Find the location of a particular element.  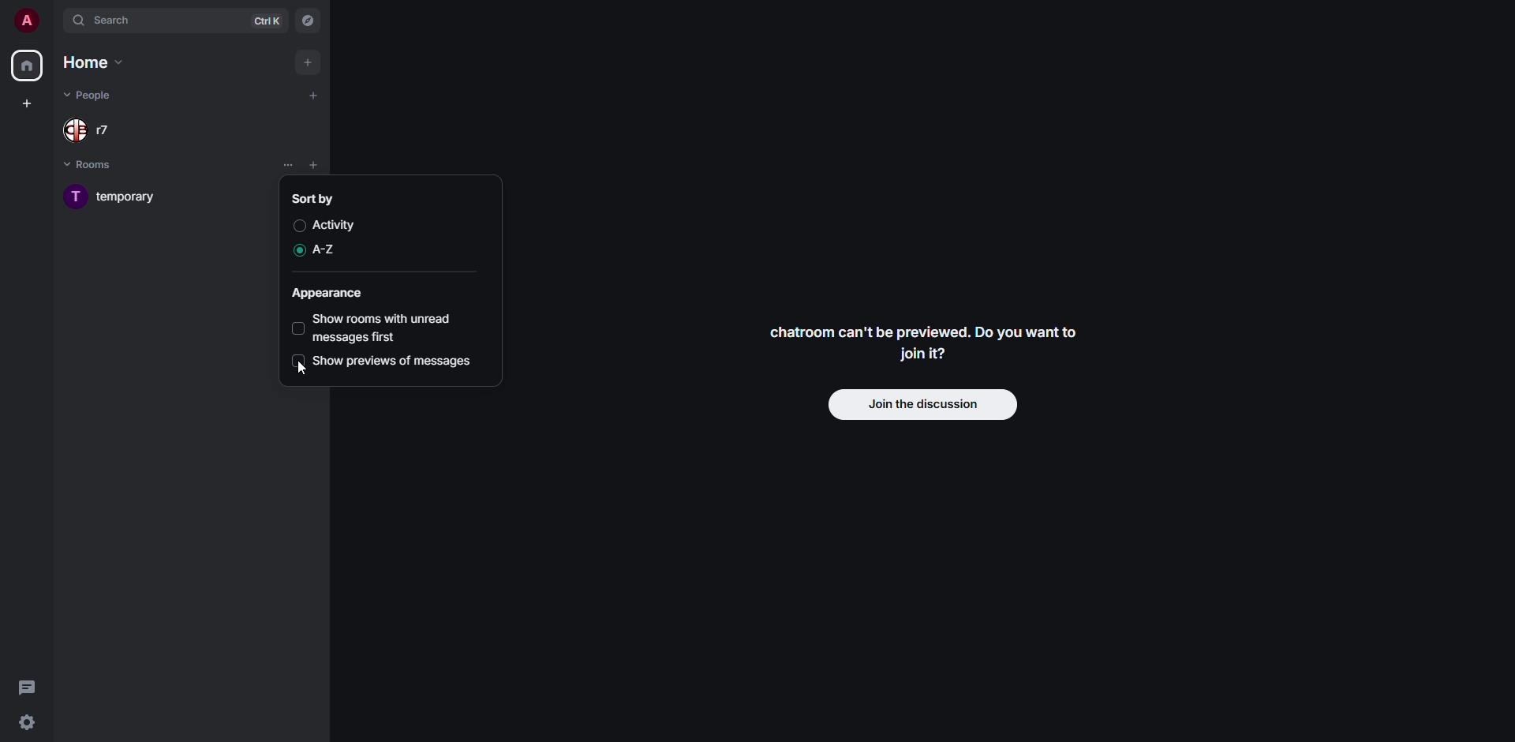

join discussion is located at coordinates (921, 403).